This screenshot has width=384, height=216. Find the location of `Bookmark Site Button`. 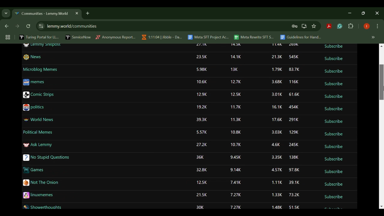

Bookmark Site Button is located at coordinates (314, 26).